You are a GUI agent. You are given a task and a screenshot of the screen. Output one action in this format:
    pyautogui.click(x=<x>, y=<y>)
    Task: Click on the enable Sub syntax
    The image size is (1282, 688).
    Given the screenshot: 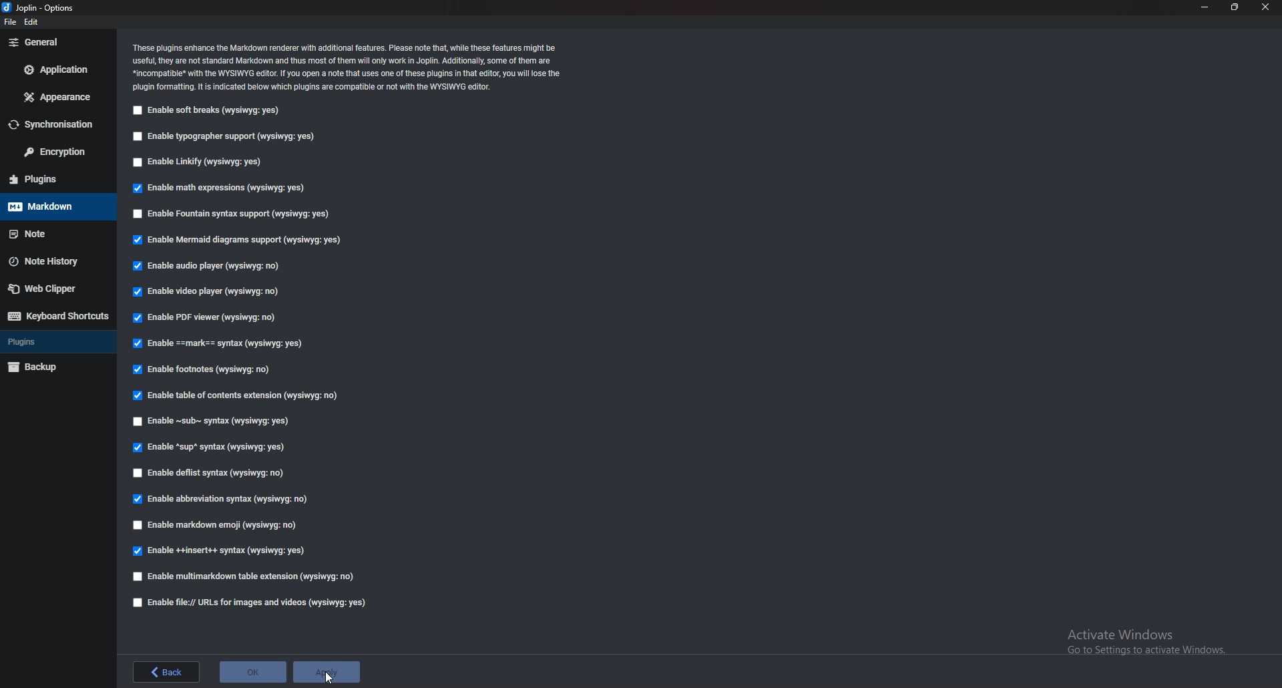 What is the action you would take?
    pyautogui.click(x=210, y=423)
    